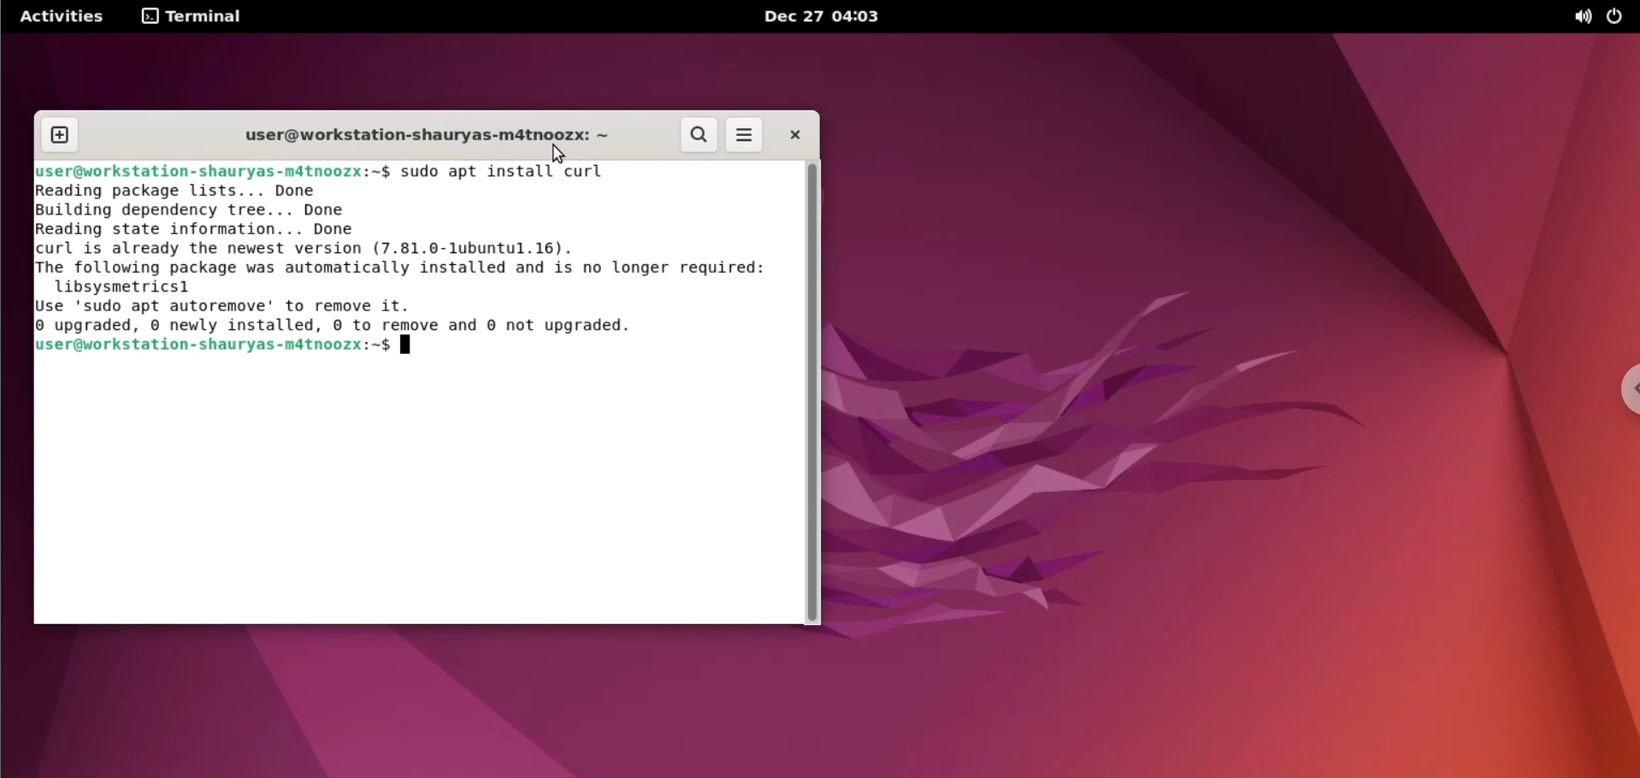 Image resolution: width=1640 pixels, height=778 pixels. I want to click on user@workstation-shauryas-m4tnoozx:-$, so click(214, 172).